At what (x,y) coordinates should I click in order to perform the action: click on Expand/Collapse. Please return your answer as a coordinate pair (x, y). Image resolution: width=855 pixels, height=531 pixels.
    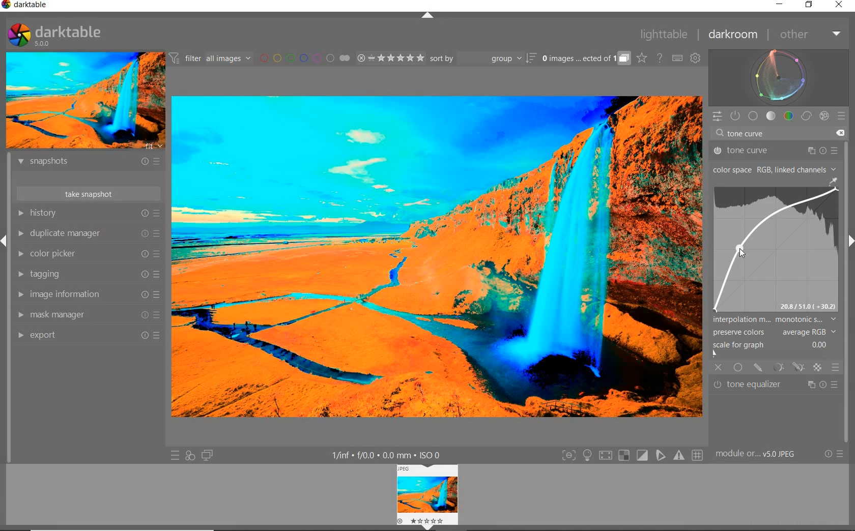
    Looking at the image, I should click on (429, 527).